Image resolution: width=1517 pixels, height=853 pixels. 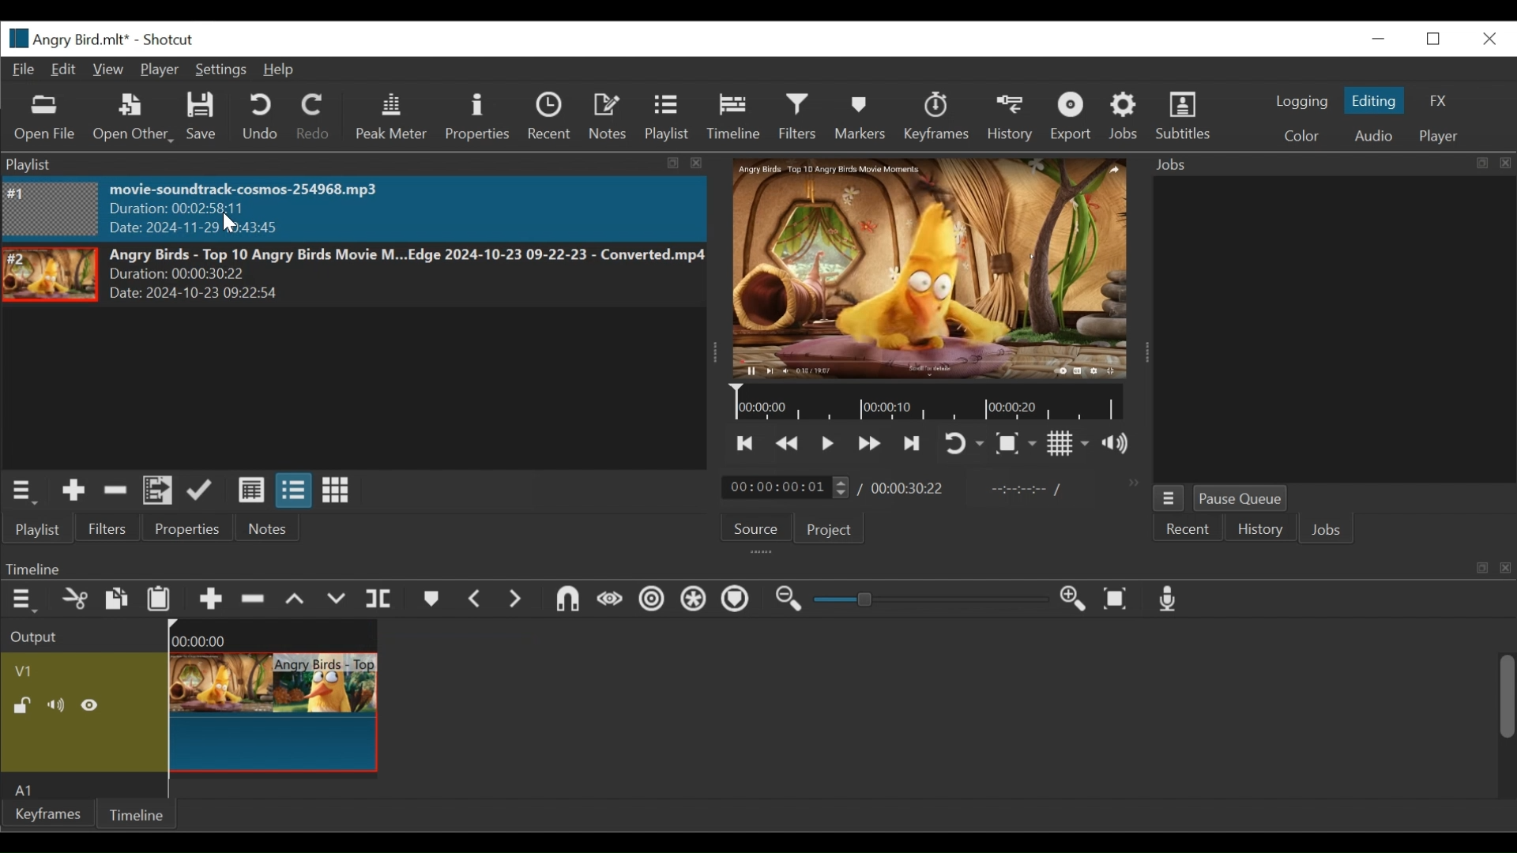 What do you see at coordinates (1022, 488) in the screenshot?
I see `In point` at bounding box center [1022, 488].